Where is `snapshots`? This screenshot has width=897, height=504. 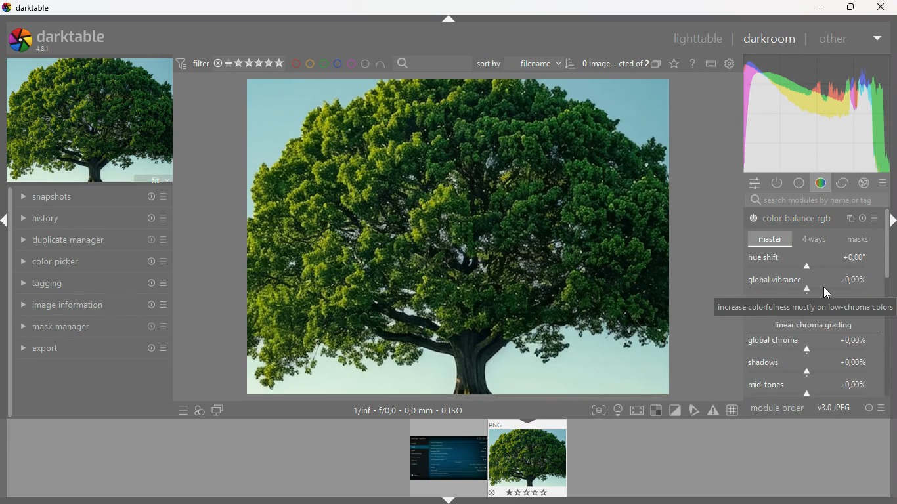
snapshots is located at coordinates (91, 198).